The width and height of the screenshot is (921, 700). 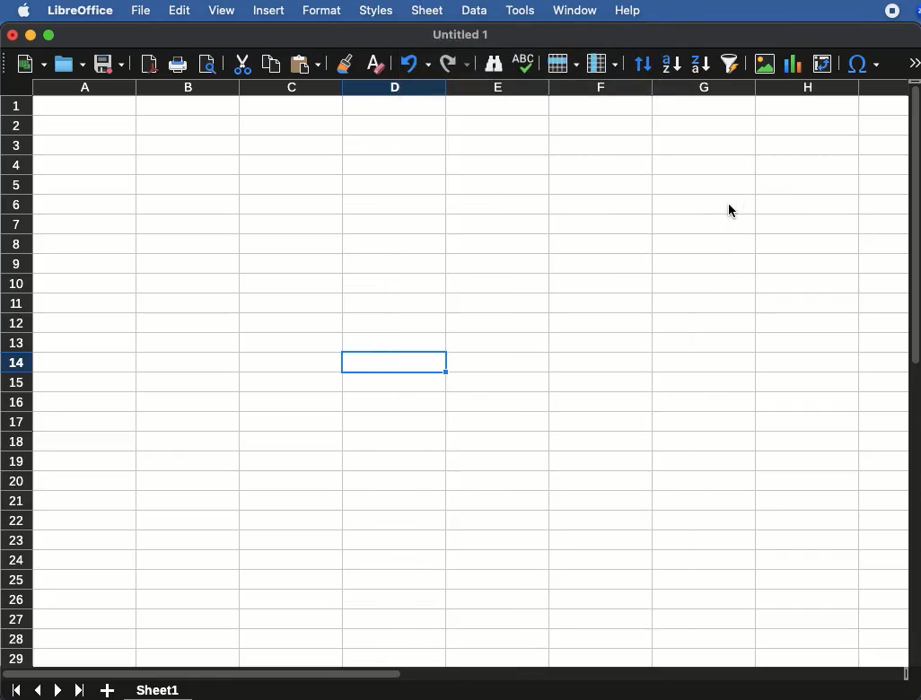 What do you see at coordinates (271, 63) in the screenshot?
I see `copy` at bounding box center [271, 63].